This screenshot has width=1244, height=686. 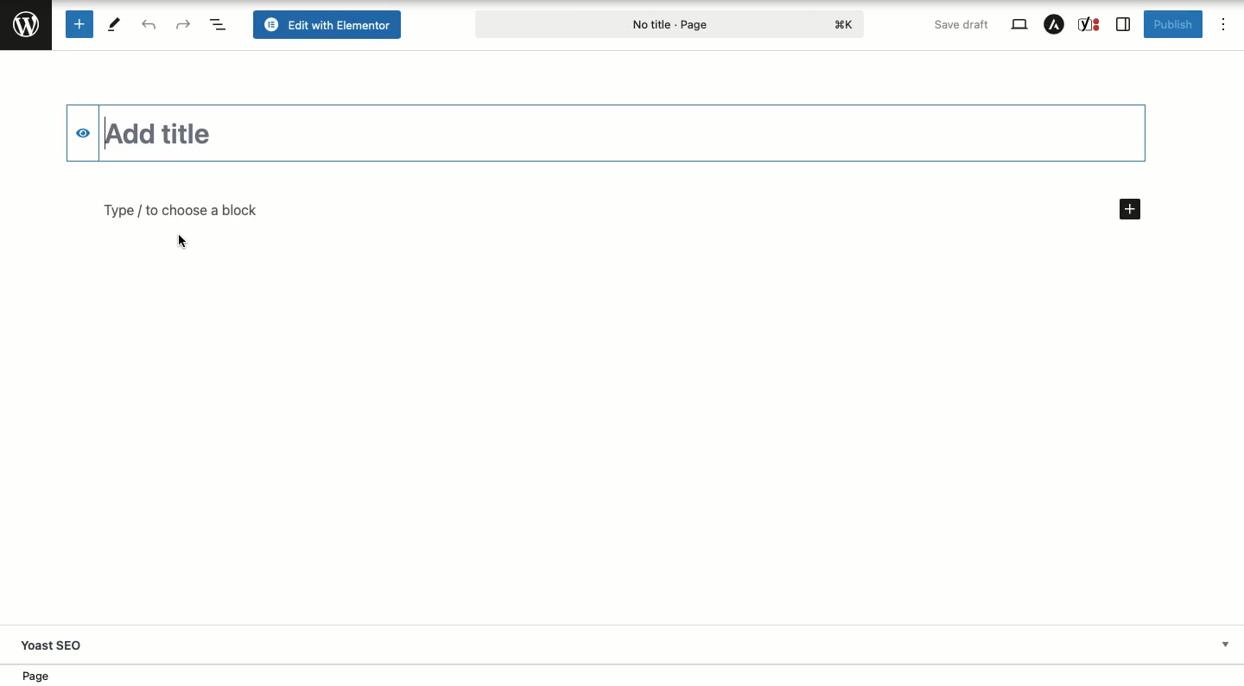 What do you see at coordinates (327, 23) in the screenshot?
I see `Edit with elementor` at bounding box center [327, 23].